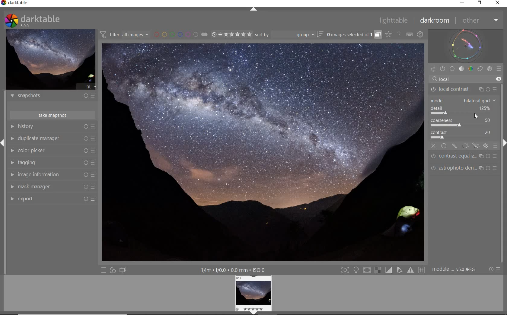 Image resolution: width=507 pixels, height=315 pixels. What do you see at coordinates (40, 21) in the screenshot?
I see `darktable 5.0.0` at bounding box center [40, 21].